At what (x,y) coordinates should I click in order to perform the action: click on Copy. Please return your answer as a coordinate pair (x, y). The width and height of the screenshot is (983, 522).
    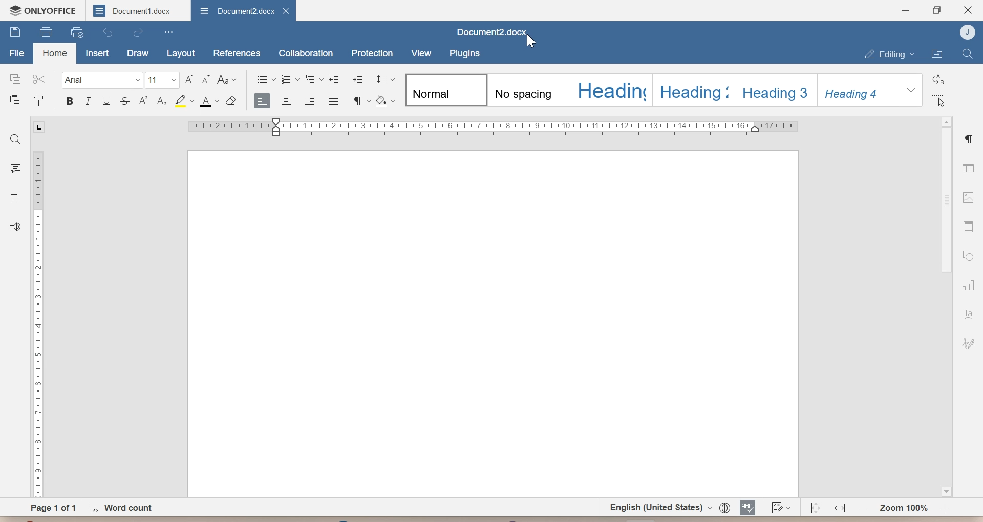
    Looking at the image, I should click on (12, 79).